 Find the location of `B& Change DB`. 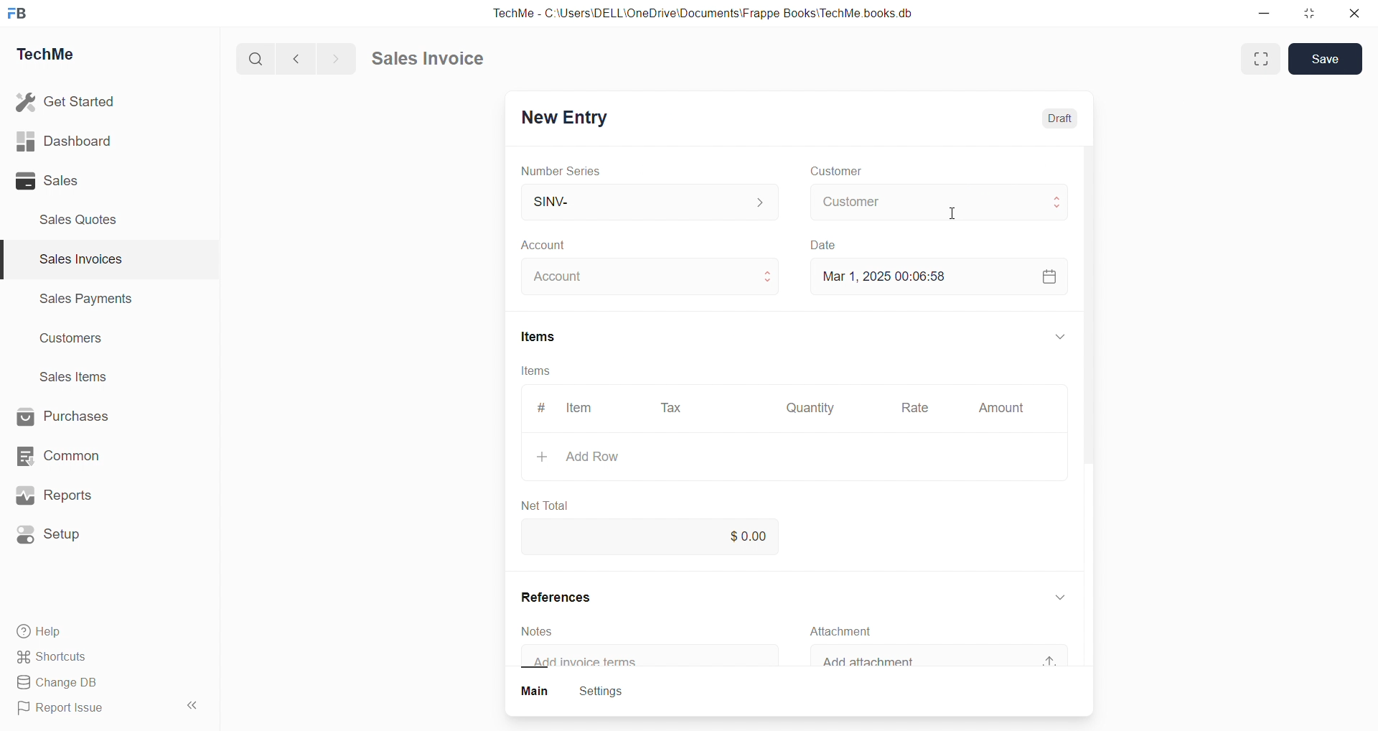

B& Change DB is located at coordinates (62, 684).